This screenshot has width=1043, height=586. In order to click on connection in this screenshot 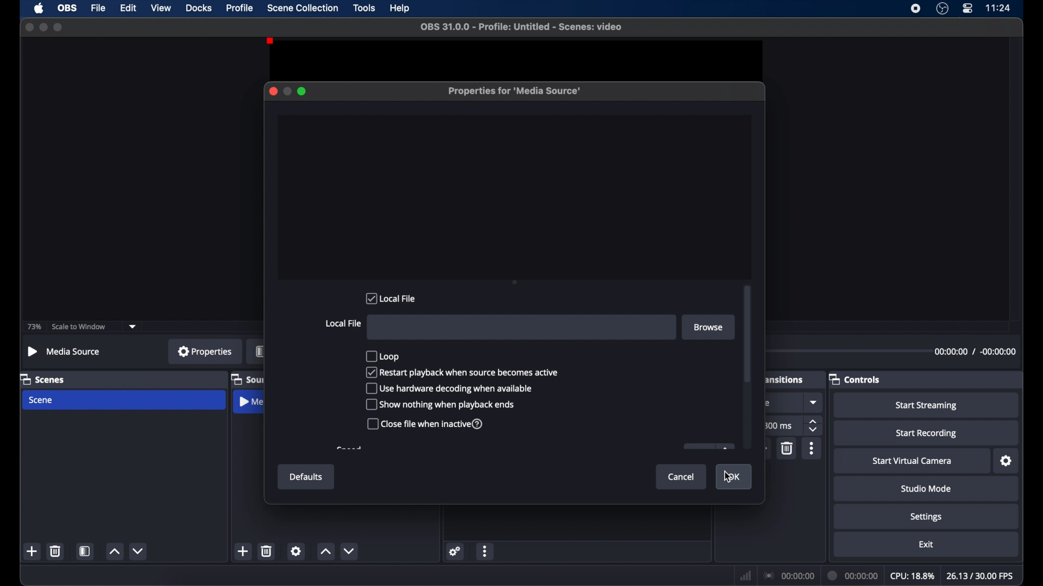, I will do `click(788, 576)`.